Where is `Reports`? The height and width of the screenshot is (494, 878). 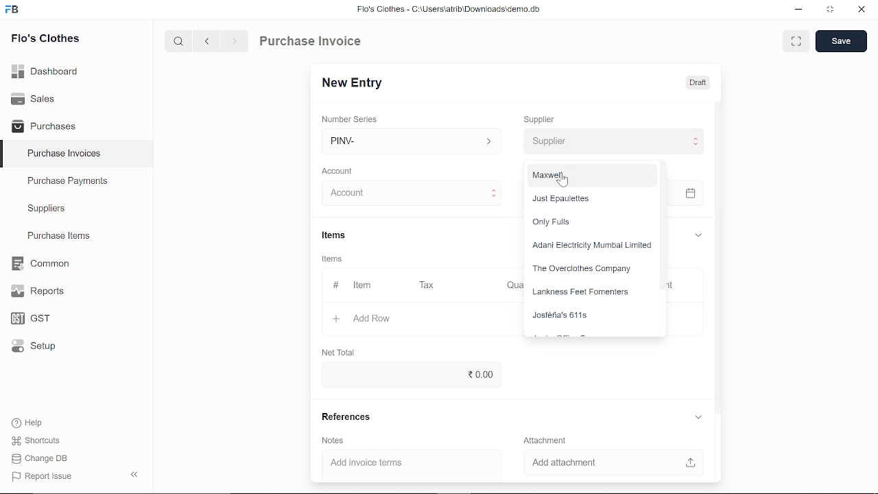
Reports is located at coordinates (37, 292).